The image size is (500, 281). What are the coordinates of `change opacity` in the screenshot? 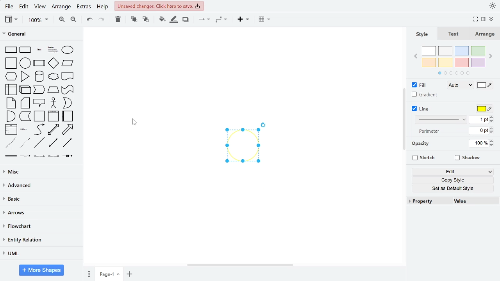 It's located at (479, 143).